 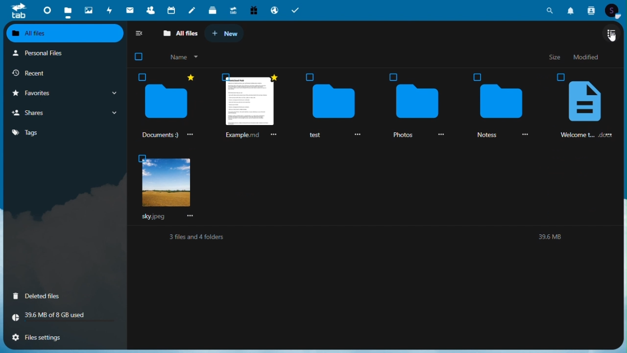 I want to click on checkbox, so click(x=227, y=76).